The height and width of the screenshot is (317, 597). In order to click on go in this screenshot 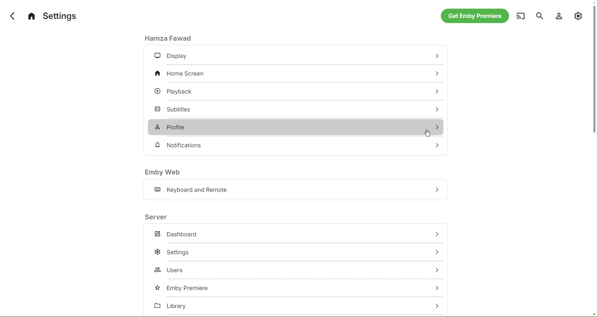, I will do `click(436, 109)`.